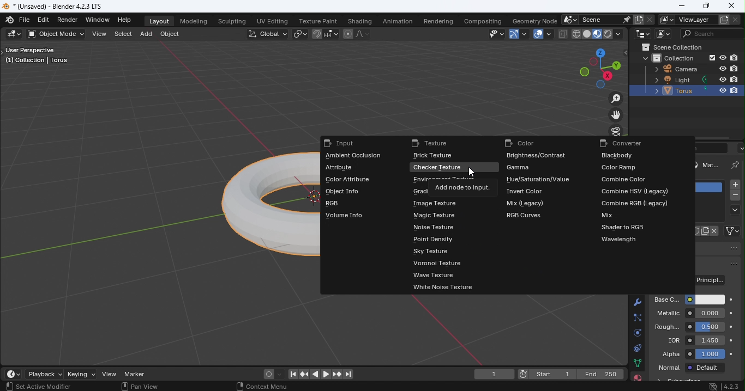  I want to click on Toggle the camera view, so click(618, 131).